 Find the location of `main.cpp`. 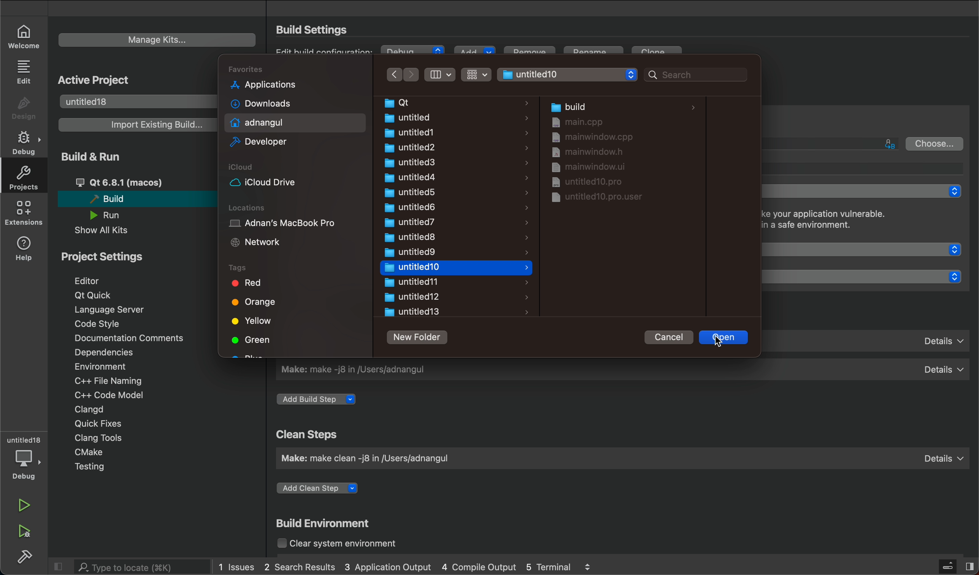

main.cpp is located at coordinates (575, 121).